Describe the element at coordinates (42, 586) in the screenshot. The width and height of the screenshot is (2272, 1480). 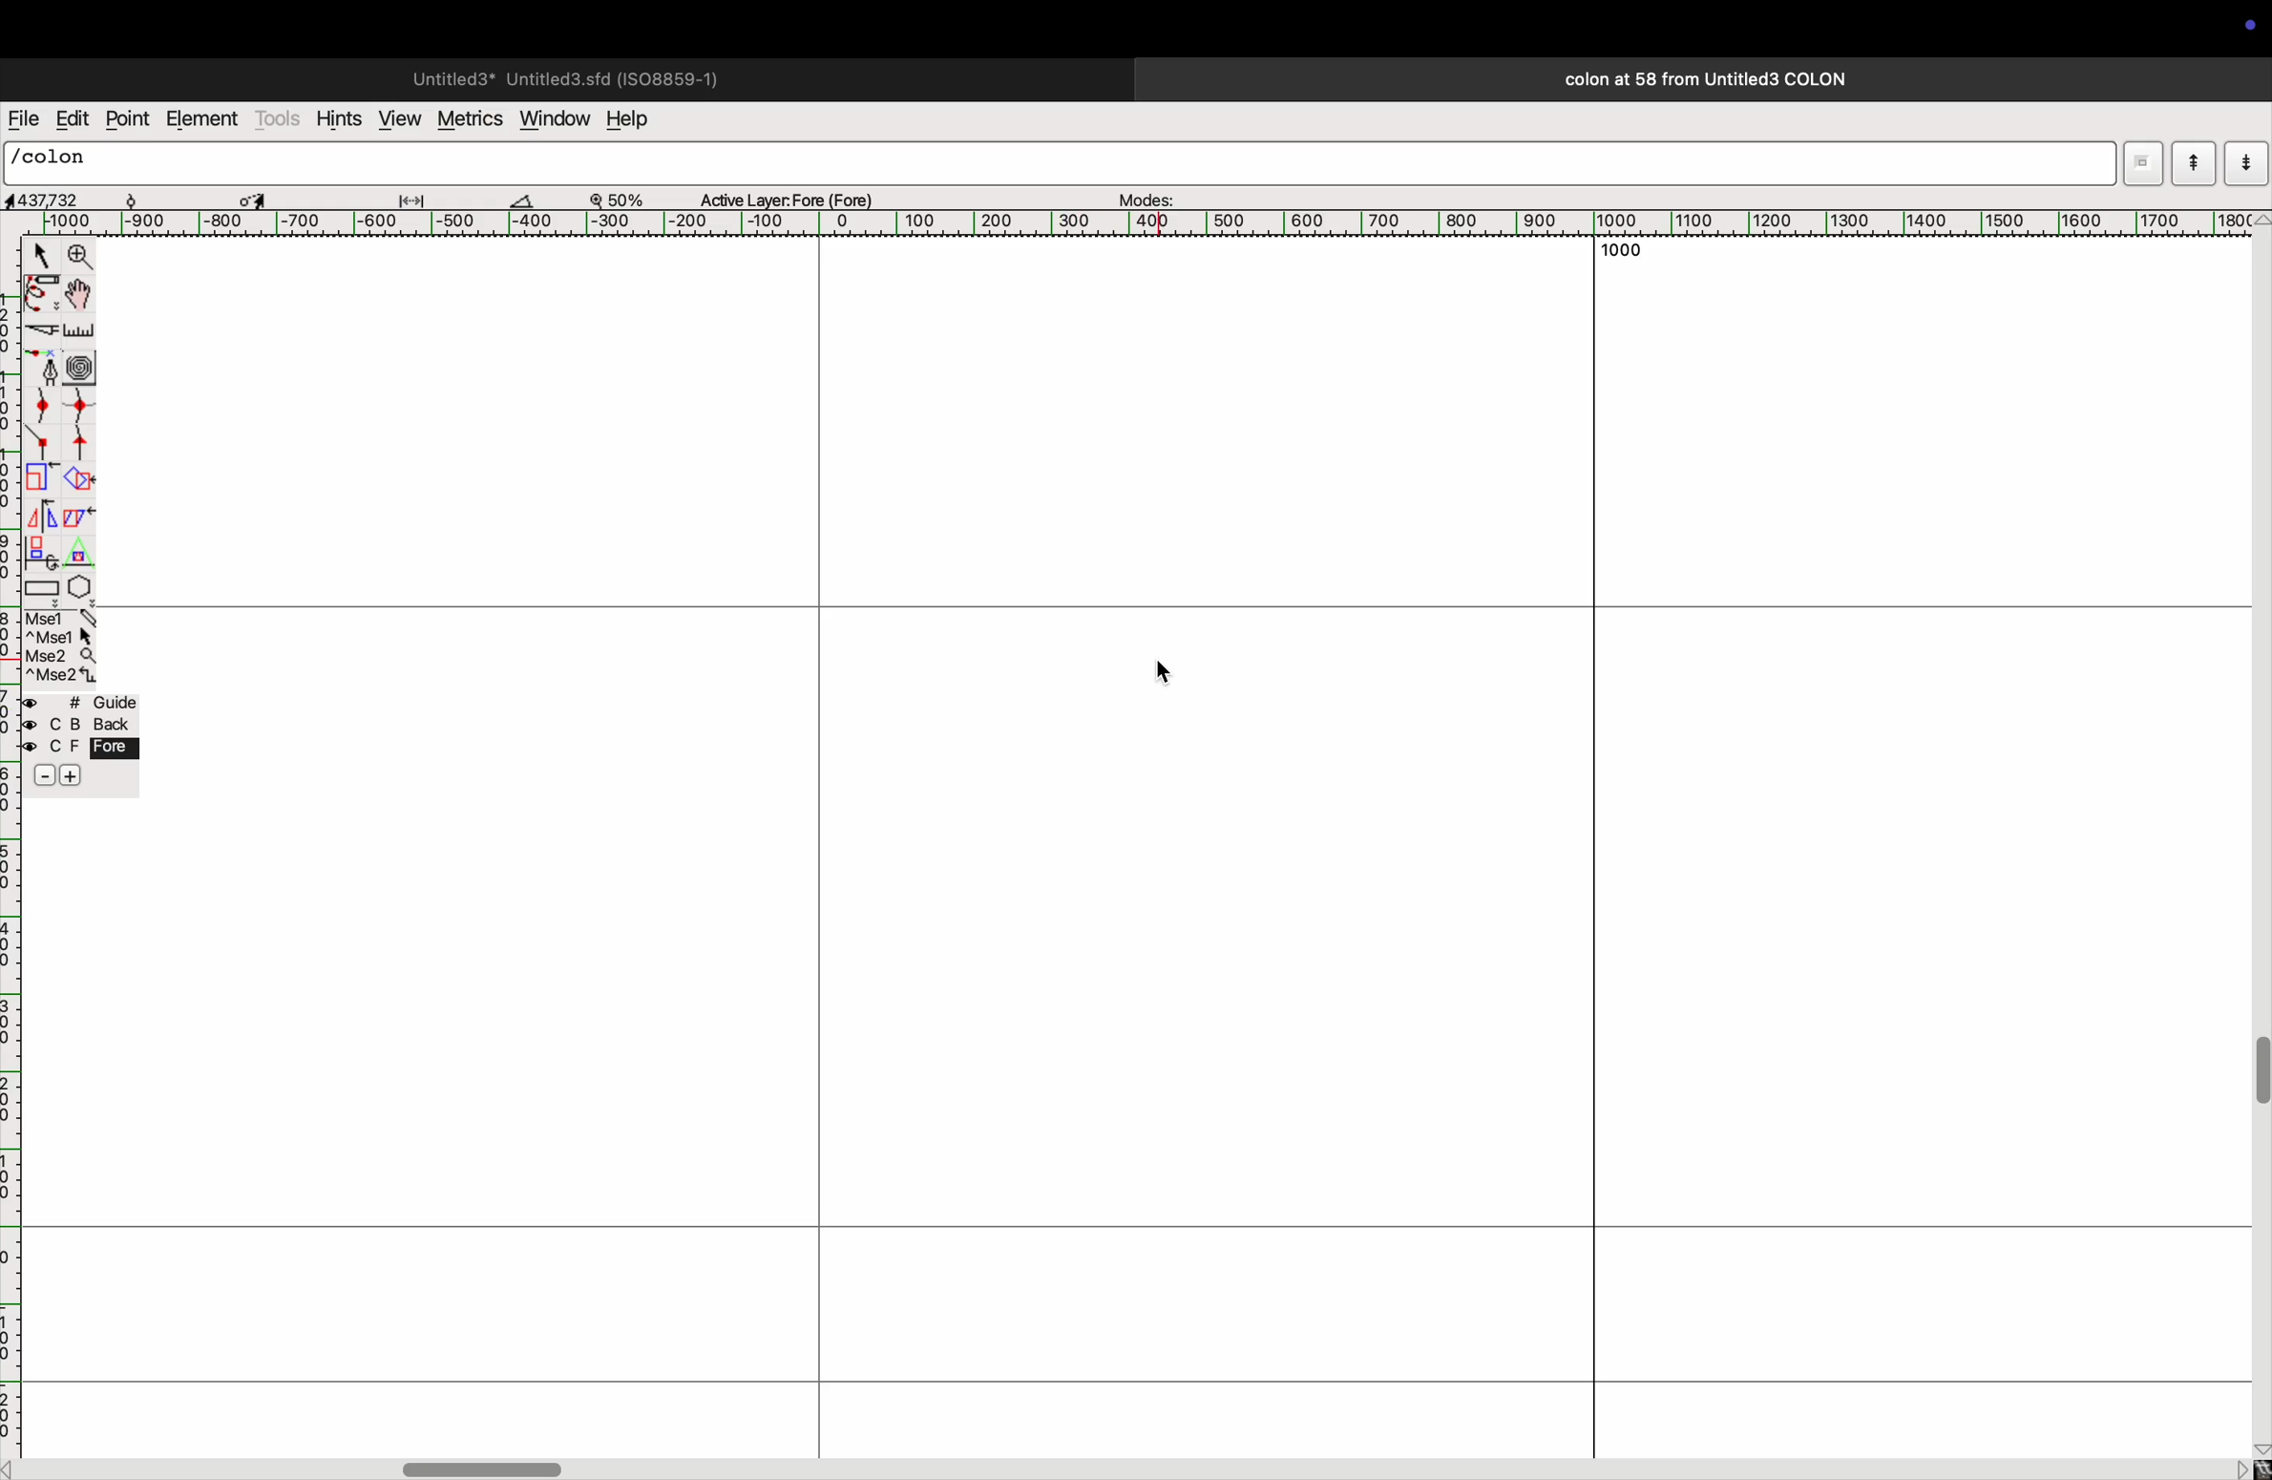
I see `rectangle` at that location.